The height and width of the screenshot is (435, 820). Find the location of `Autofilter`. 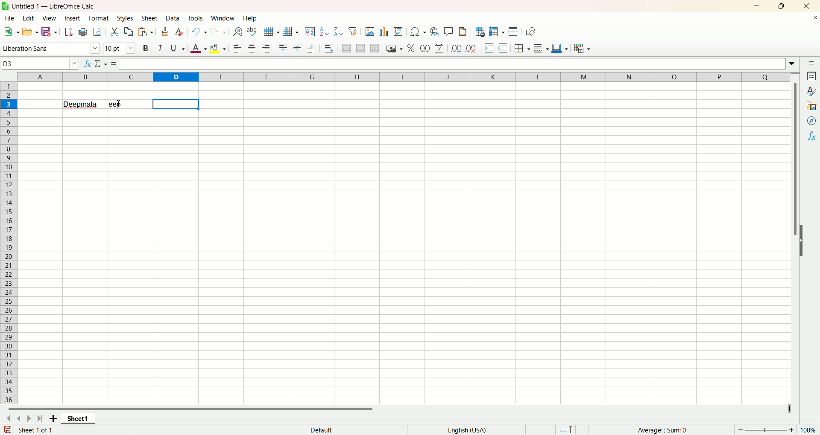

Autofilter is located at coordinates (353, 31).